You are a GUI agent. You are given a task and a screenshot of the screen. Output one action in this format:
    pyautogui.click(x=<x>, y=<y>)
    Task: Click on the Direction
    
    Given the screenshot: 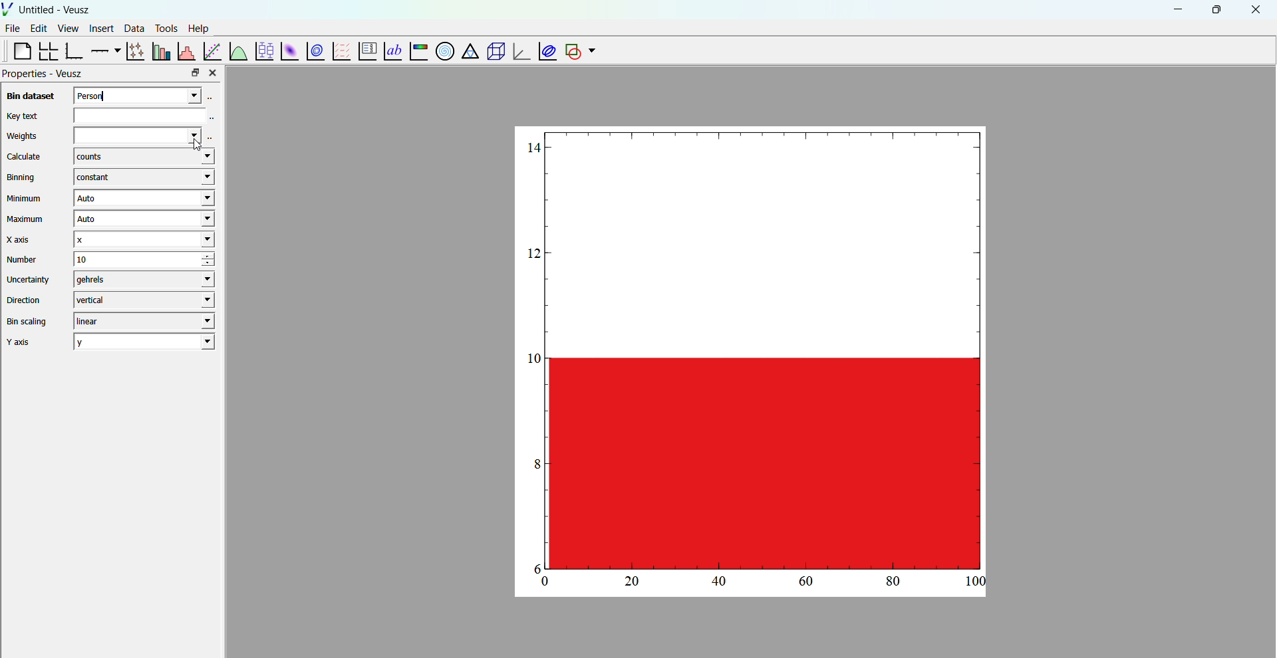 What is the action you would take?
    pyautogui.click(x=26, y=299)
    